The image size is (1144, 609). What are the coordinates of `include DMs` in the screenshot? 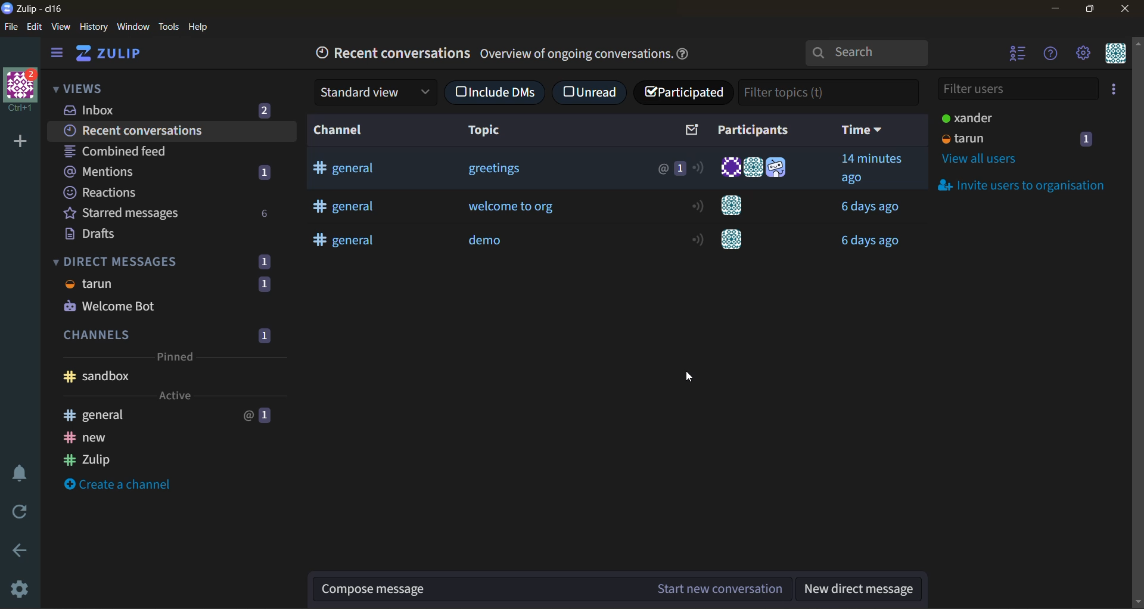 It's located at (496, 91).